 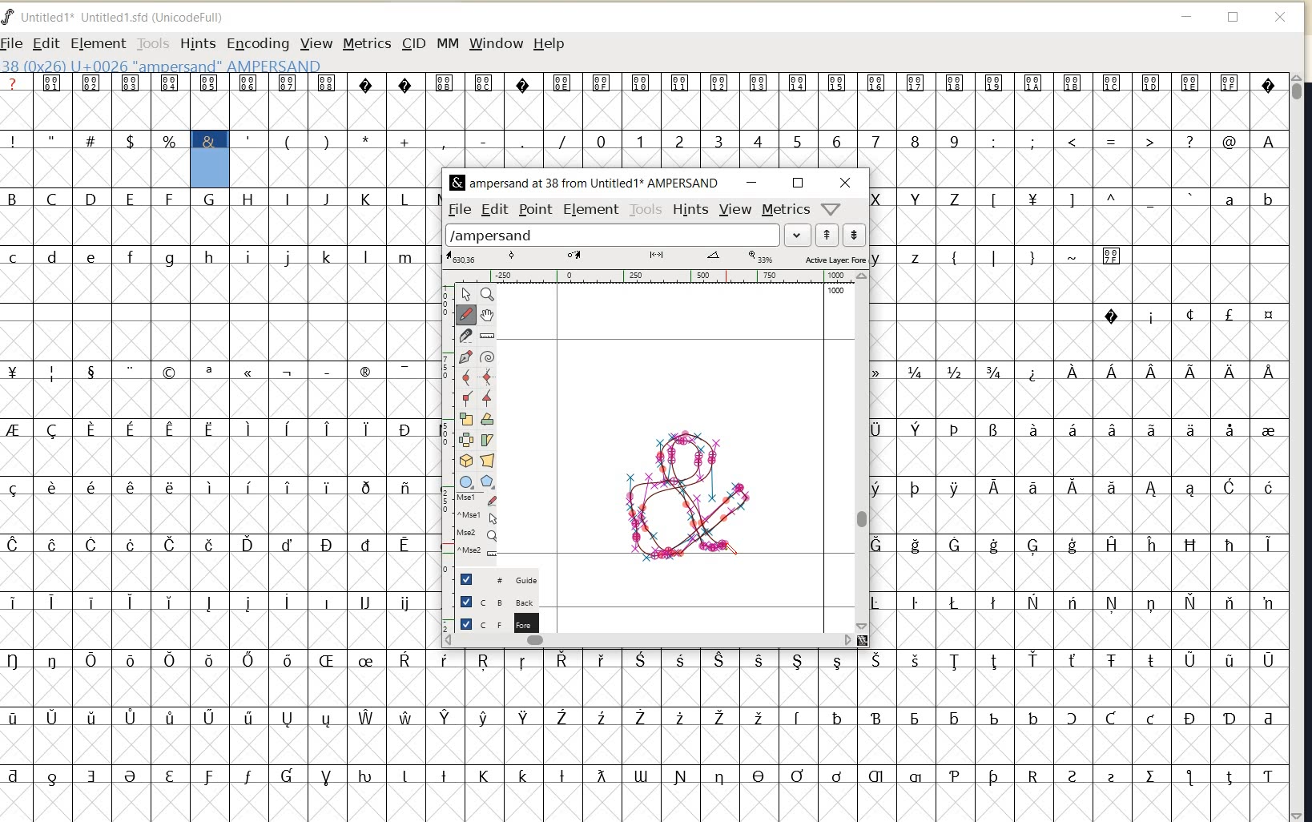 What do you see at coordinates (493, 623) in the screenshot?
I see `FOREGROUND` at bounding box center [493, 623].